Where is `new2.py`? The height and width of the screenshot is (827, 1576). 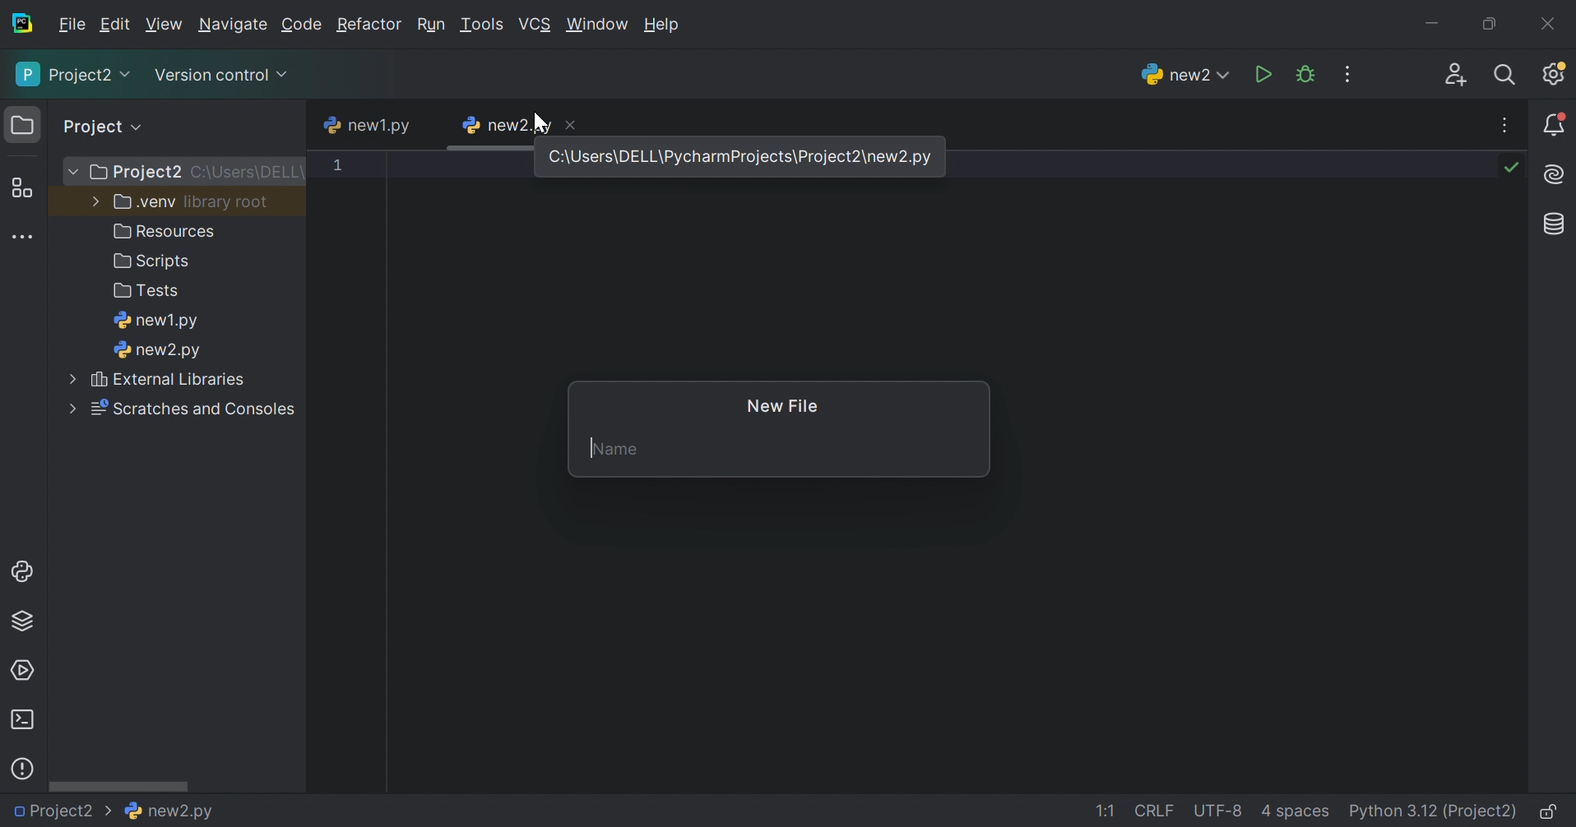
new2.py is located at coordinates (1181, 73).